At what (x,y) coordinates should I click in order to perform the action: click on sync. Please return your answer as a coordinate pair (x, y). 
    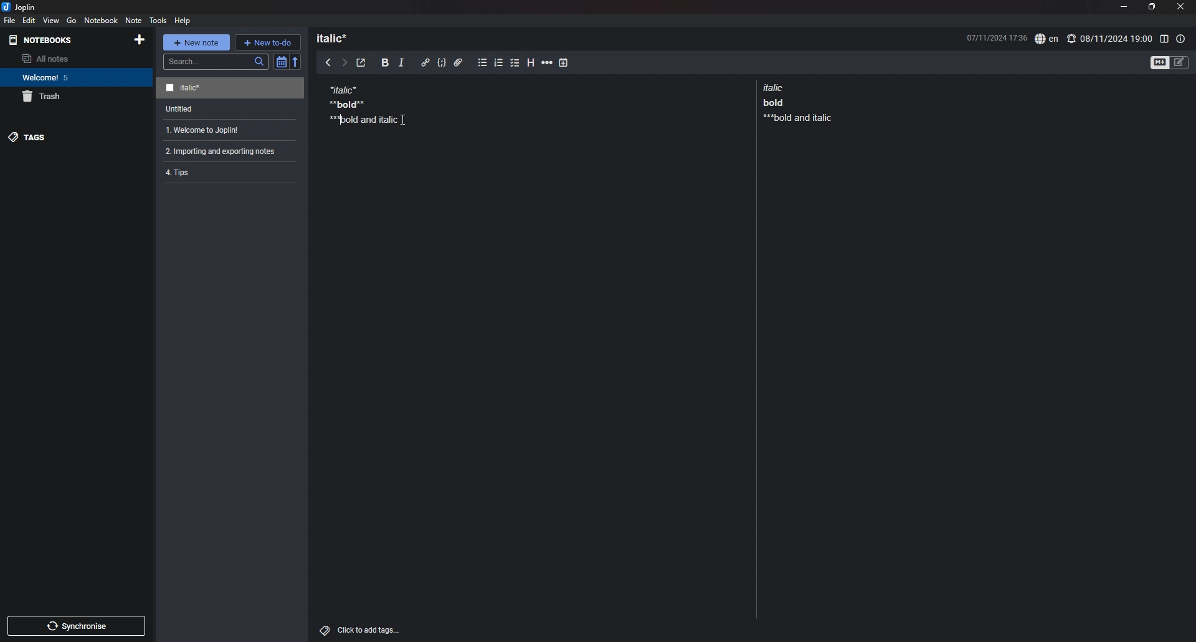
    Looking at the image, I should click on (77, 626).